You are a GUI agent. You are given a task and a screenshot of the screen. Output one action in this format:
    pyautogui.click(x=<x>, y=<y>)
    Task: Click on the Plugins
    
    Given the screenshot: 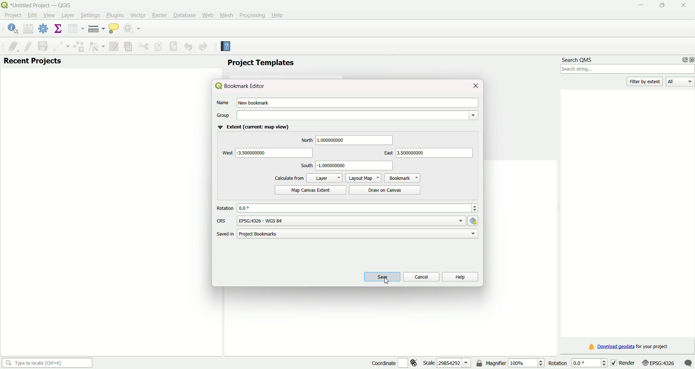 What is the action you would take?
    pyautogui.click(x=115, y=15)
    